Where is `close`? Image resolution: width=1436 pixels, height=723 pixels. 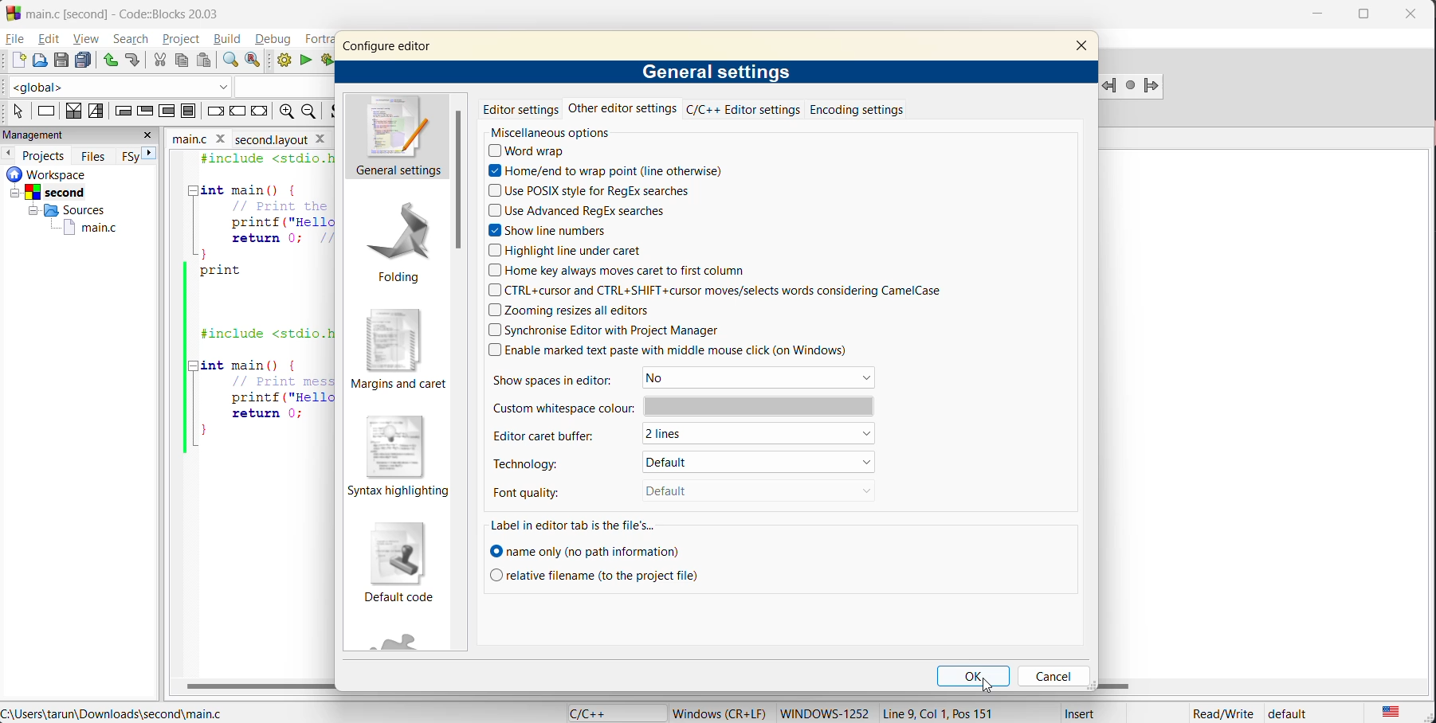 close is located at coordinates (221, 138).